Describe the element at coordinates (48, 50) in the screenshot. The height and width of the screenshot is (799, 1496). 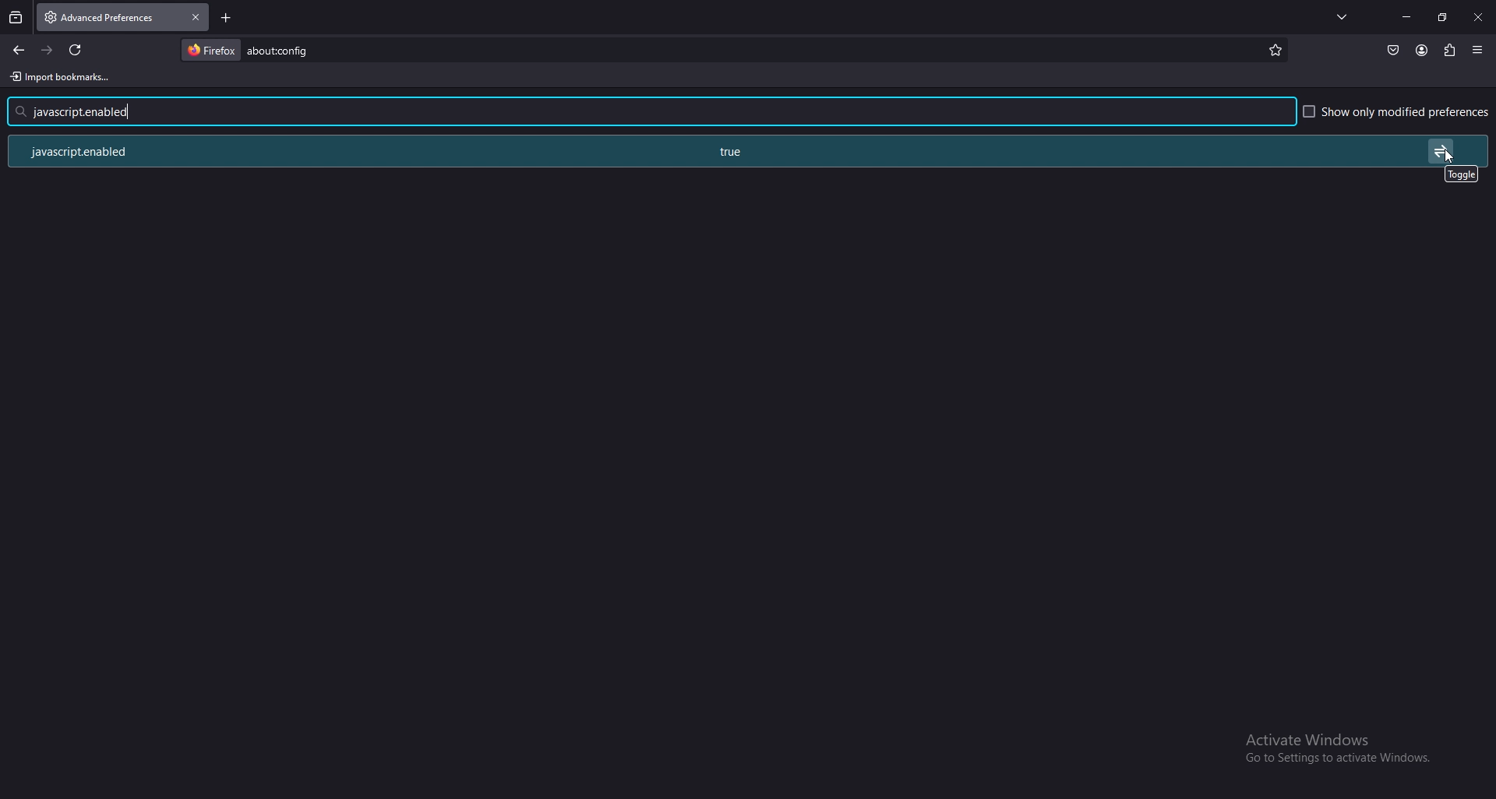
I see `forward` at that location.